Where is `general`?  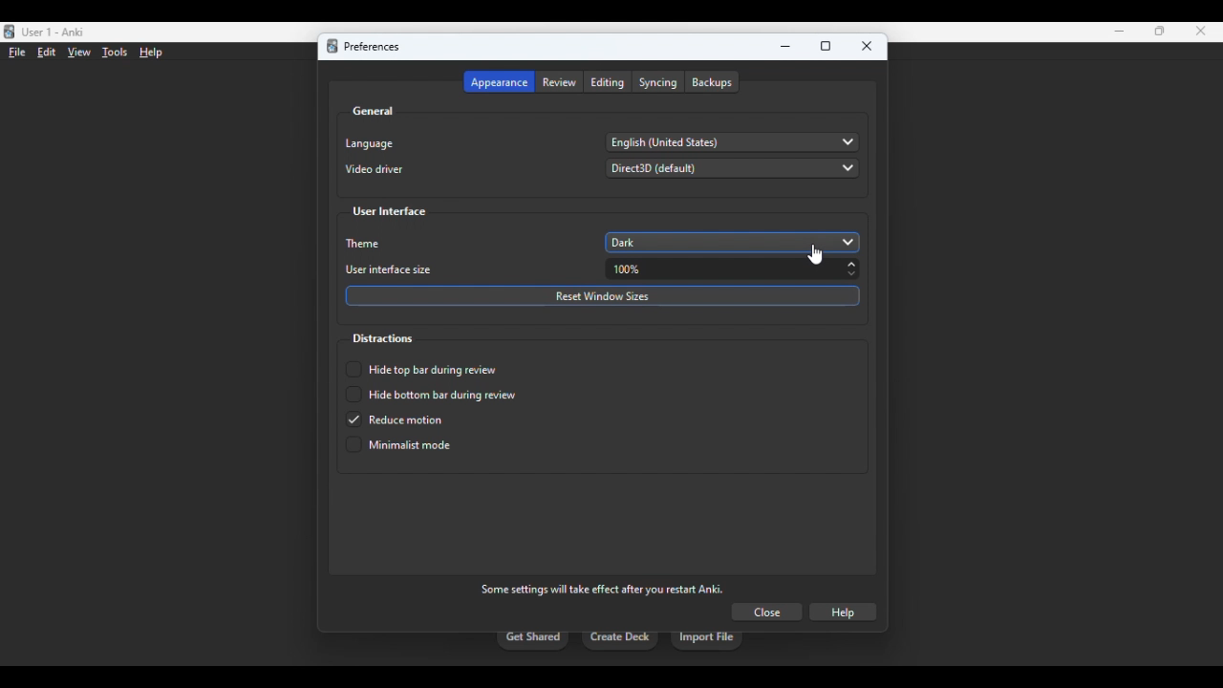
general is located at coordinates (373, 111).